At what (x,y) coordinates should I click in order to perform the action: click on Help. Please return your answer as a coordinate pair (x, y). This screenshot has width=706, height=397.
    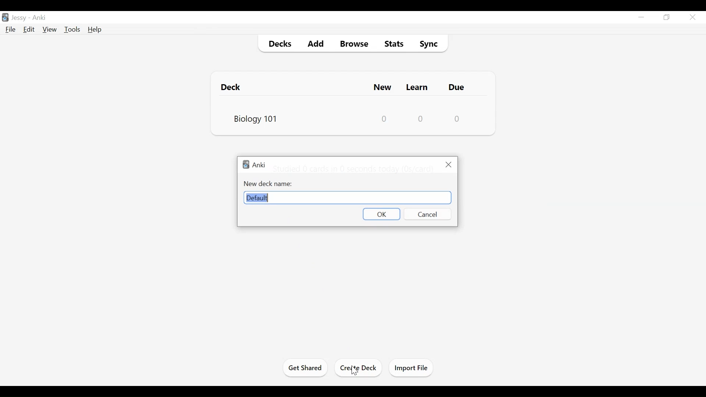
    Looking at the image, I should click on (95, 30).